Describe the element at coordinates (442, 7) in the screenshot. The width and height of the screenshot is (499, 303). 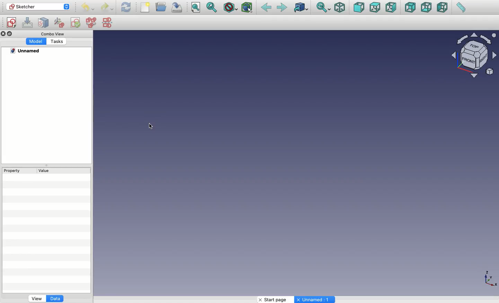
I see `Left` at that location.